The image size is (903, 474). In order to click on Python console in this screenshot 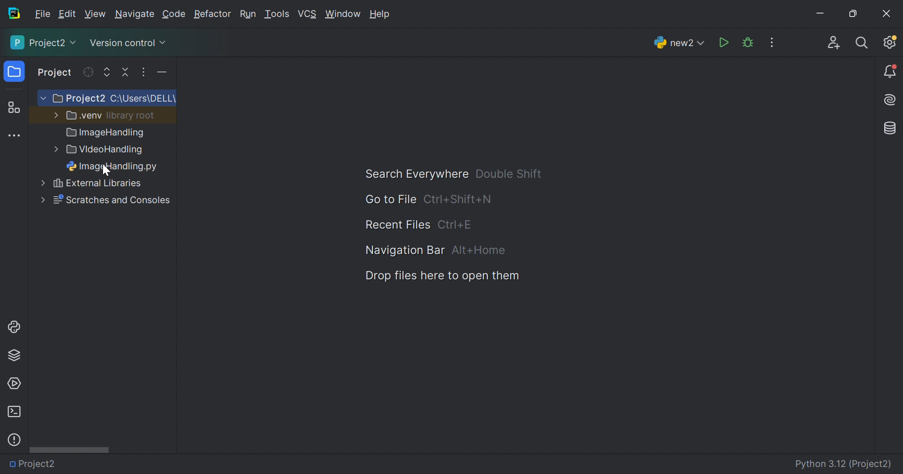, I will do `click(16, 327)`.